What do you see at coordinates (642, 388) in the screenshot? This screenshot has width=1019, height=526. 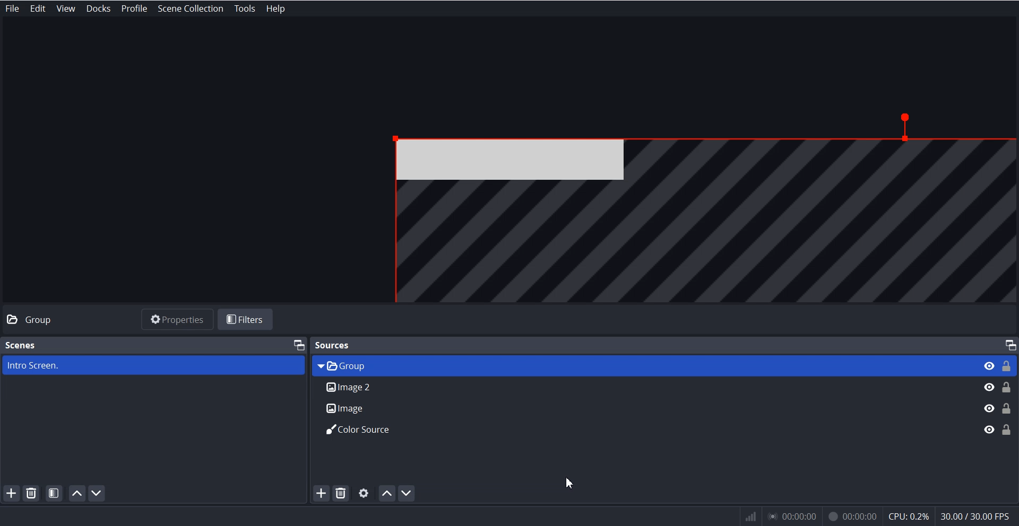 I see `Image 2` at bounding box center [642, 388].